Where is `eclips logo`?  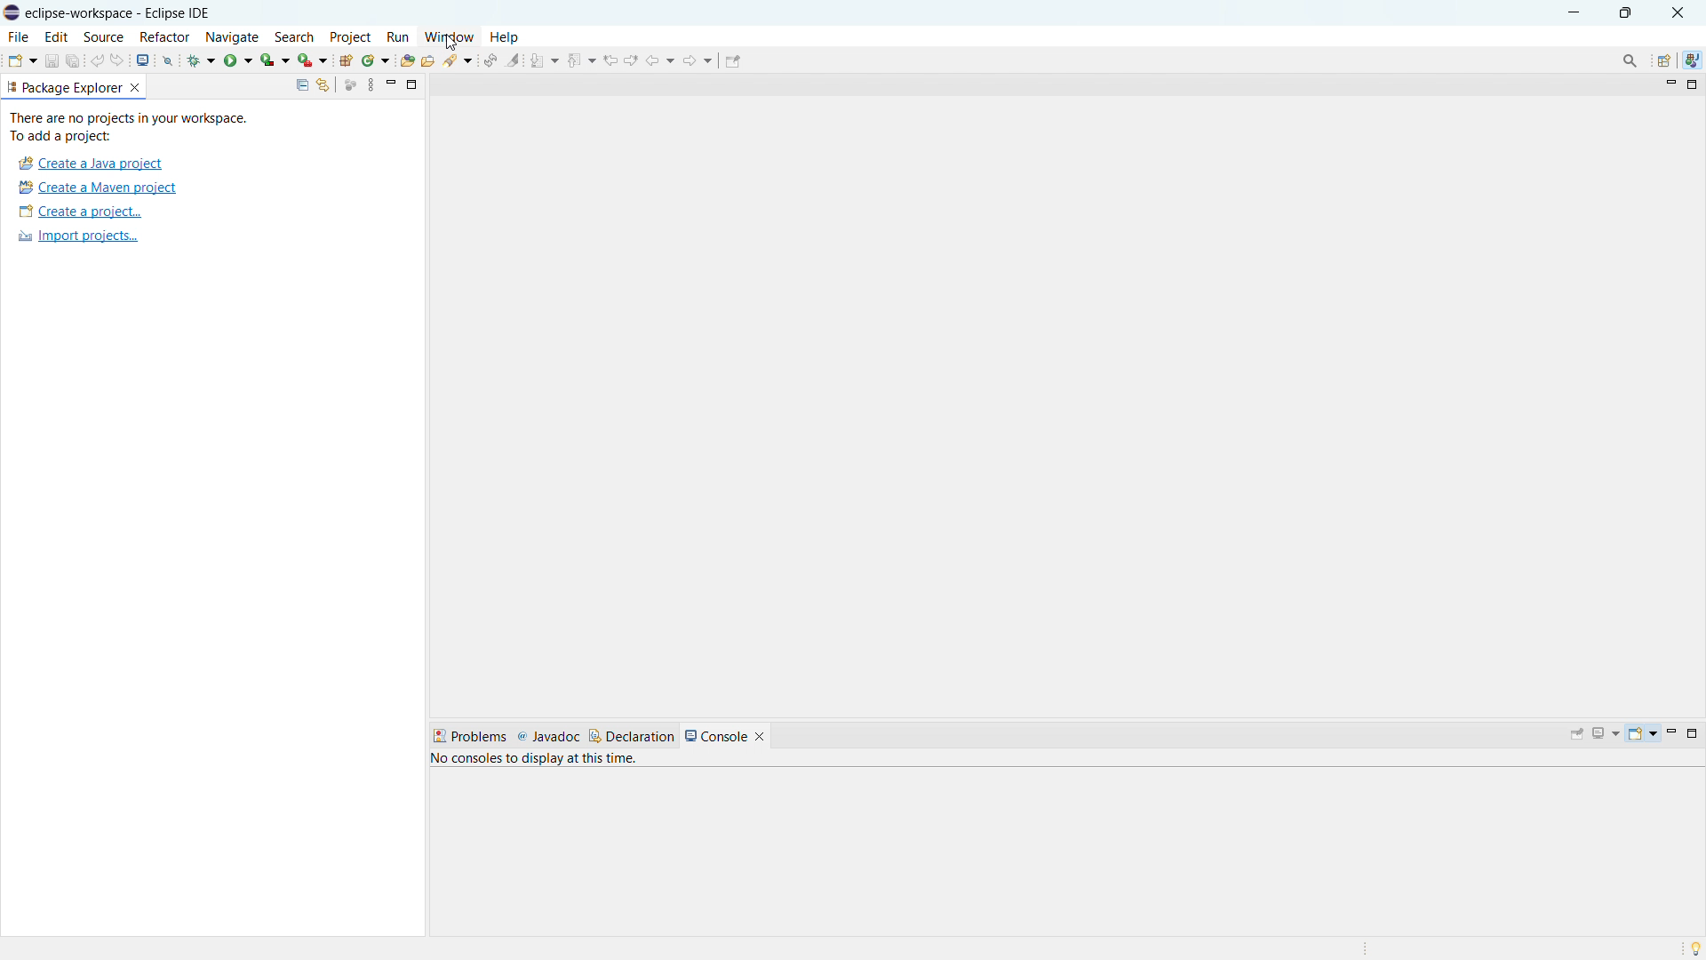
eclips logo is located at coordinates (12, 13).